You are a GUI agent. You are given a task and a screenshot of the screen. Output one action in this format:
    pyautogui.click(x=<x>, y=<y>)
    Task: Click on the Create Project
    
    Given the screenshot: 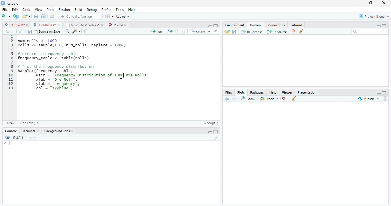 What is the action you would take?
    pyautogui.click(x=16, y=17)
    